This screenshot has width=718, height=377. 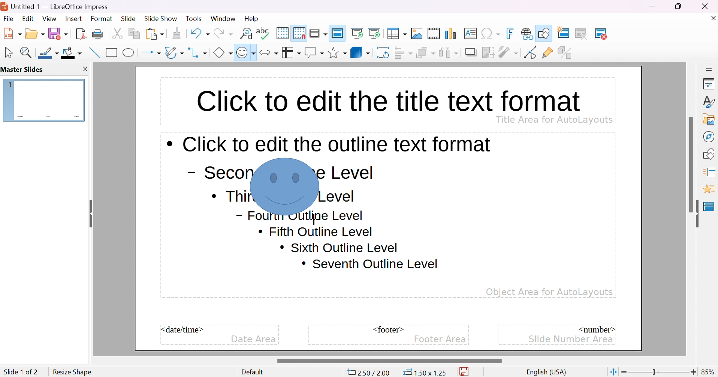 I want to click on click to edit the title text format, so click(x=387, y=99).